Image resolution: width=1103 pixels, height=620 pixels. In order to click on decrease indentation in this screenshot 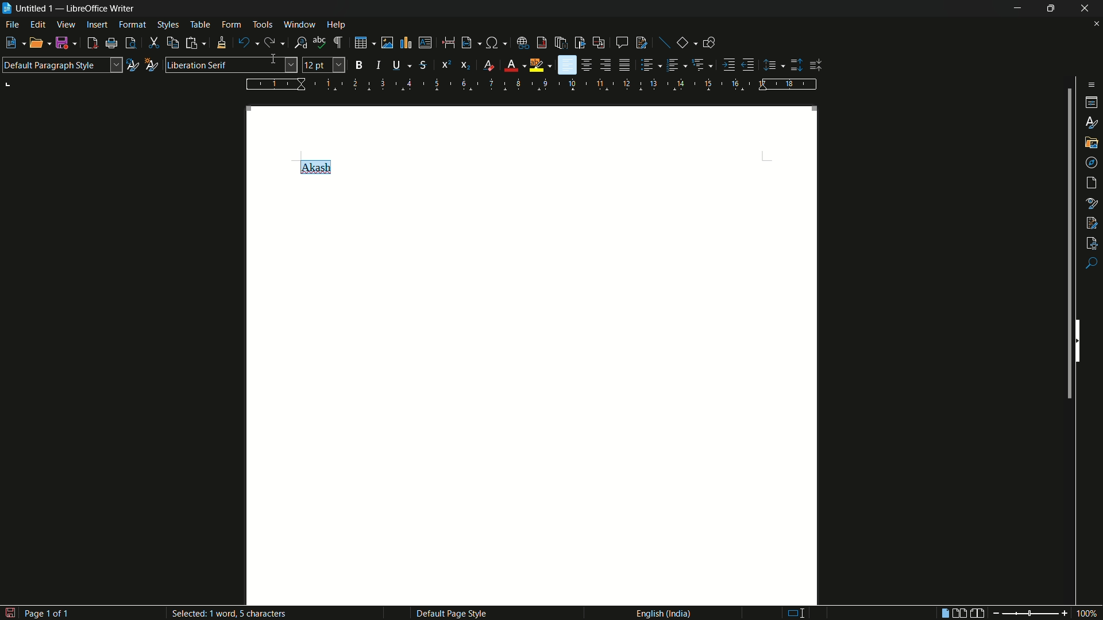, I will do `click(749, 64)`.